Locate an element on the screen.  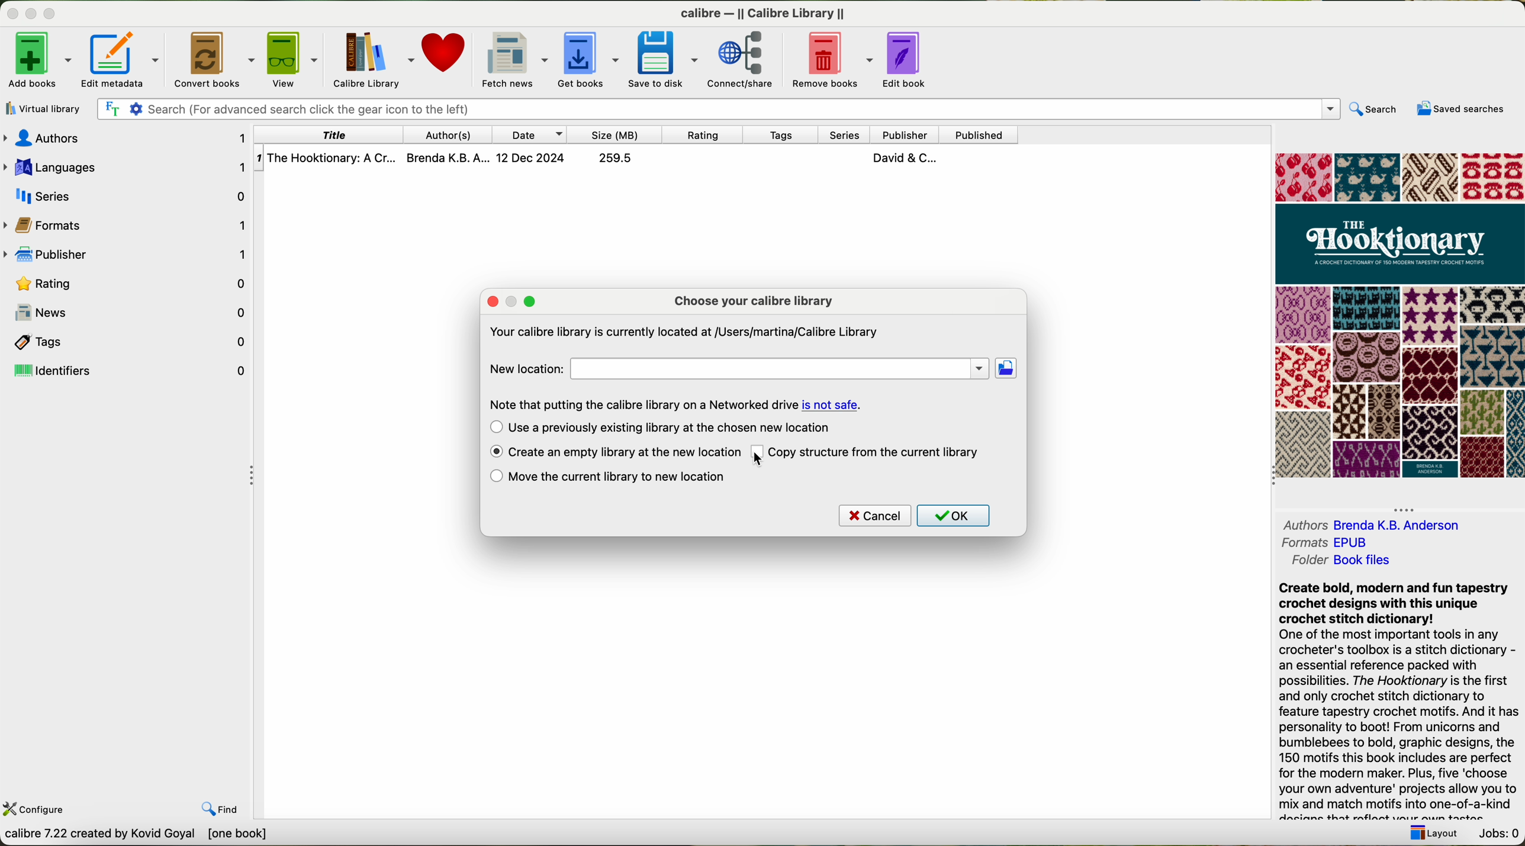
maximize popup is located at coordinates (532, 301).